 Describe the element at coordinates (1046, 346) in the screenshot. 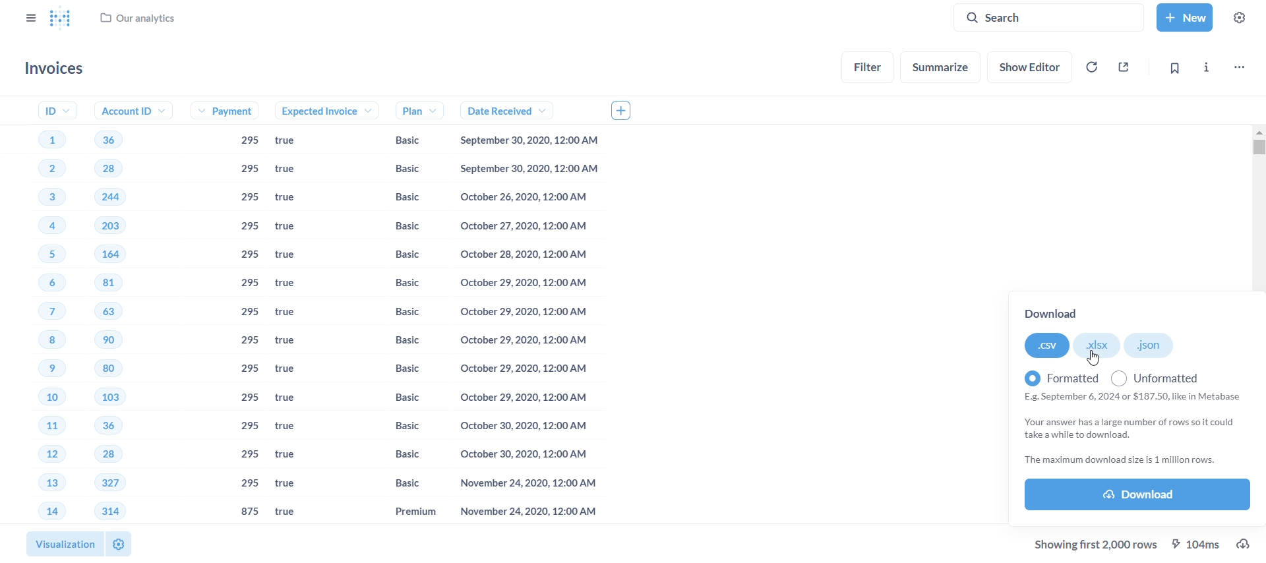

I see `.csv` at that location.